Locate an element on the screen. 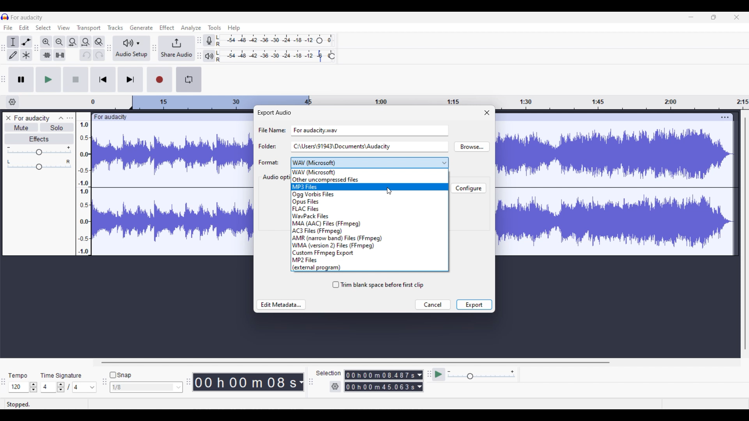  Close track is located at coordinates (9, 118).